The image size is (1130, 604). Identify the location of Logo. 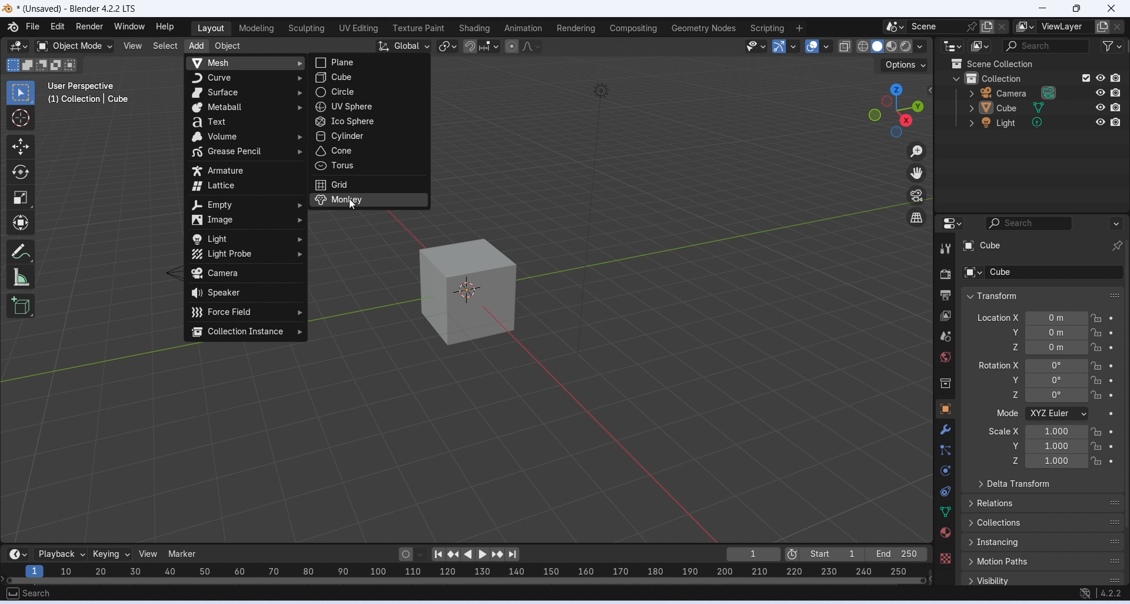
(12, 26).